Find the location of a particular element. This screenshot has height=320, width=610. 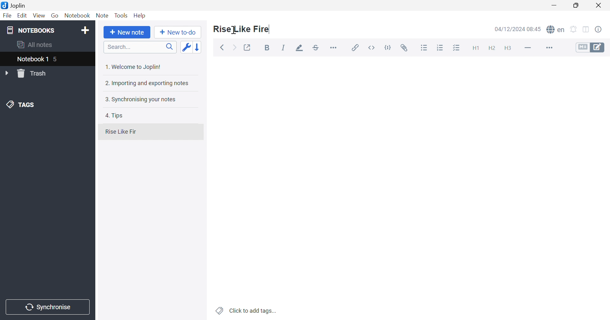

Joplin is located at coordinates (14, 5).